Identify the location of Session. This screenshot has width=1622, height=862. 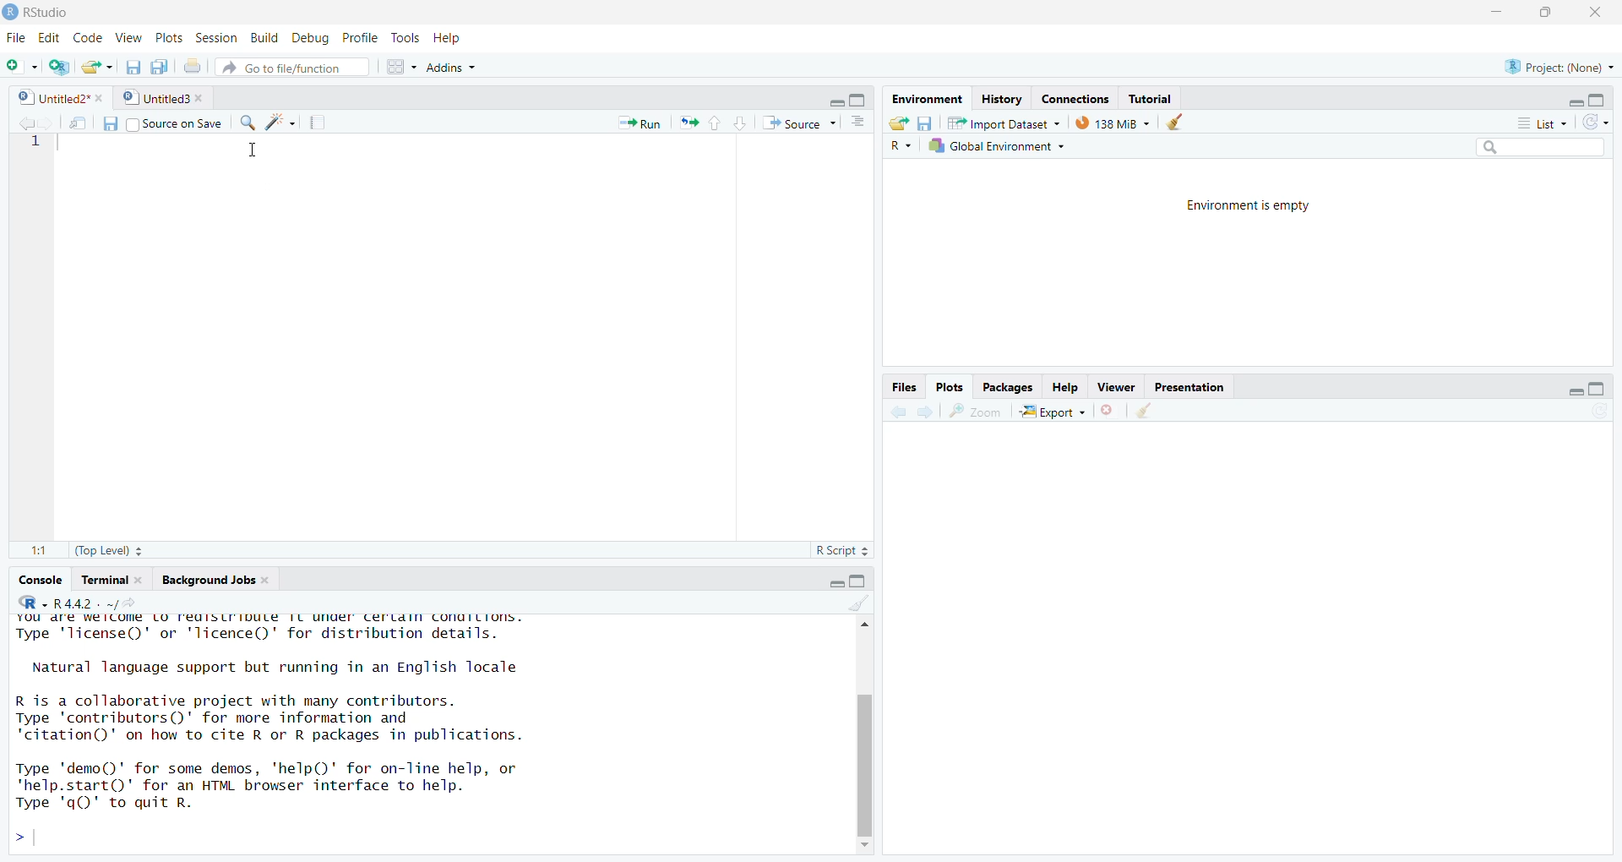
(215, 37).